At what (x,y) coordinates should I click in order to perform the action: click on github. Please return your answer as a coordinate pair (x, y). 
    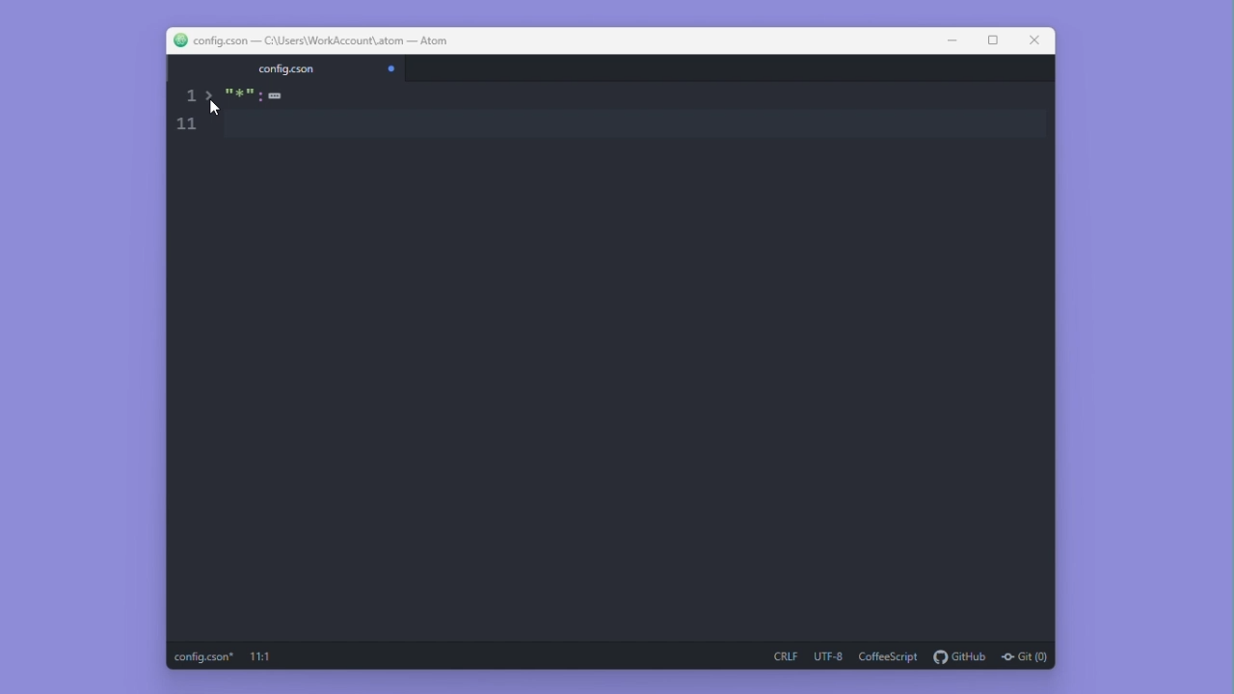
    Looking at the image, I should click on (961, 657).